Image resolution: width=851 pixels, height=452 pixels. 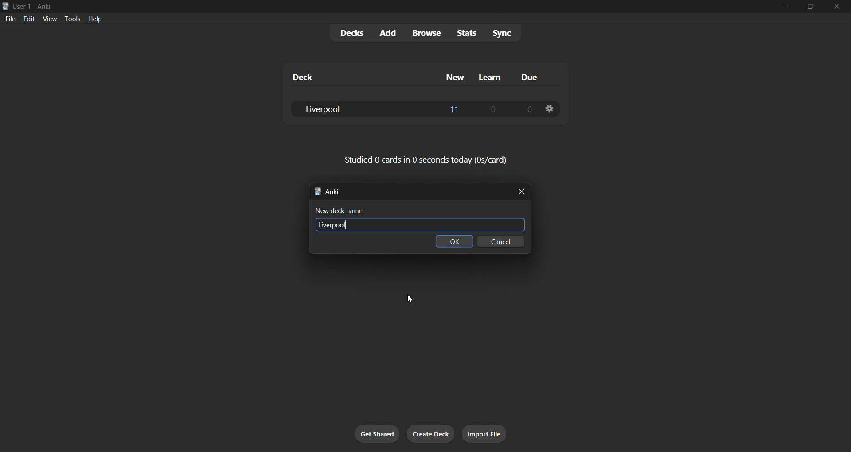 What do you see at coordinates (29, 18) in the screenshot?
I see `edit` at bounding box center [29, 18].